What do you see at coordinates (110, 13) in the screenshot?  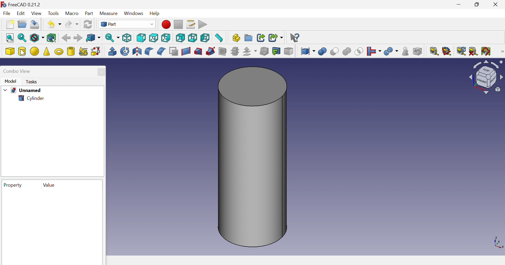 I see `Measure` at bounding box center [110, 13].